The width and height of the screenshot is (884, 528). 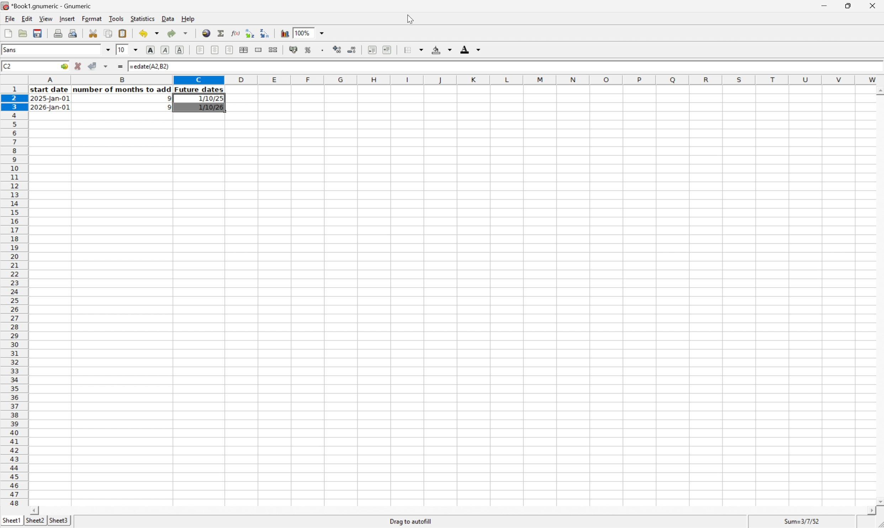 I want to click on Print current file, so click(x=59, y=33).